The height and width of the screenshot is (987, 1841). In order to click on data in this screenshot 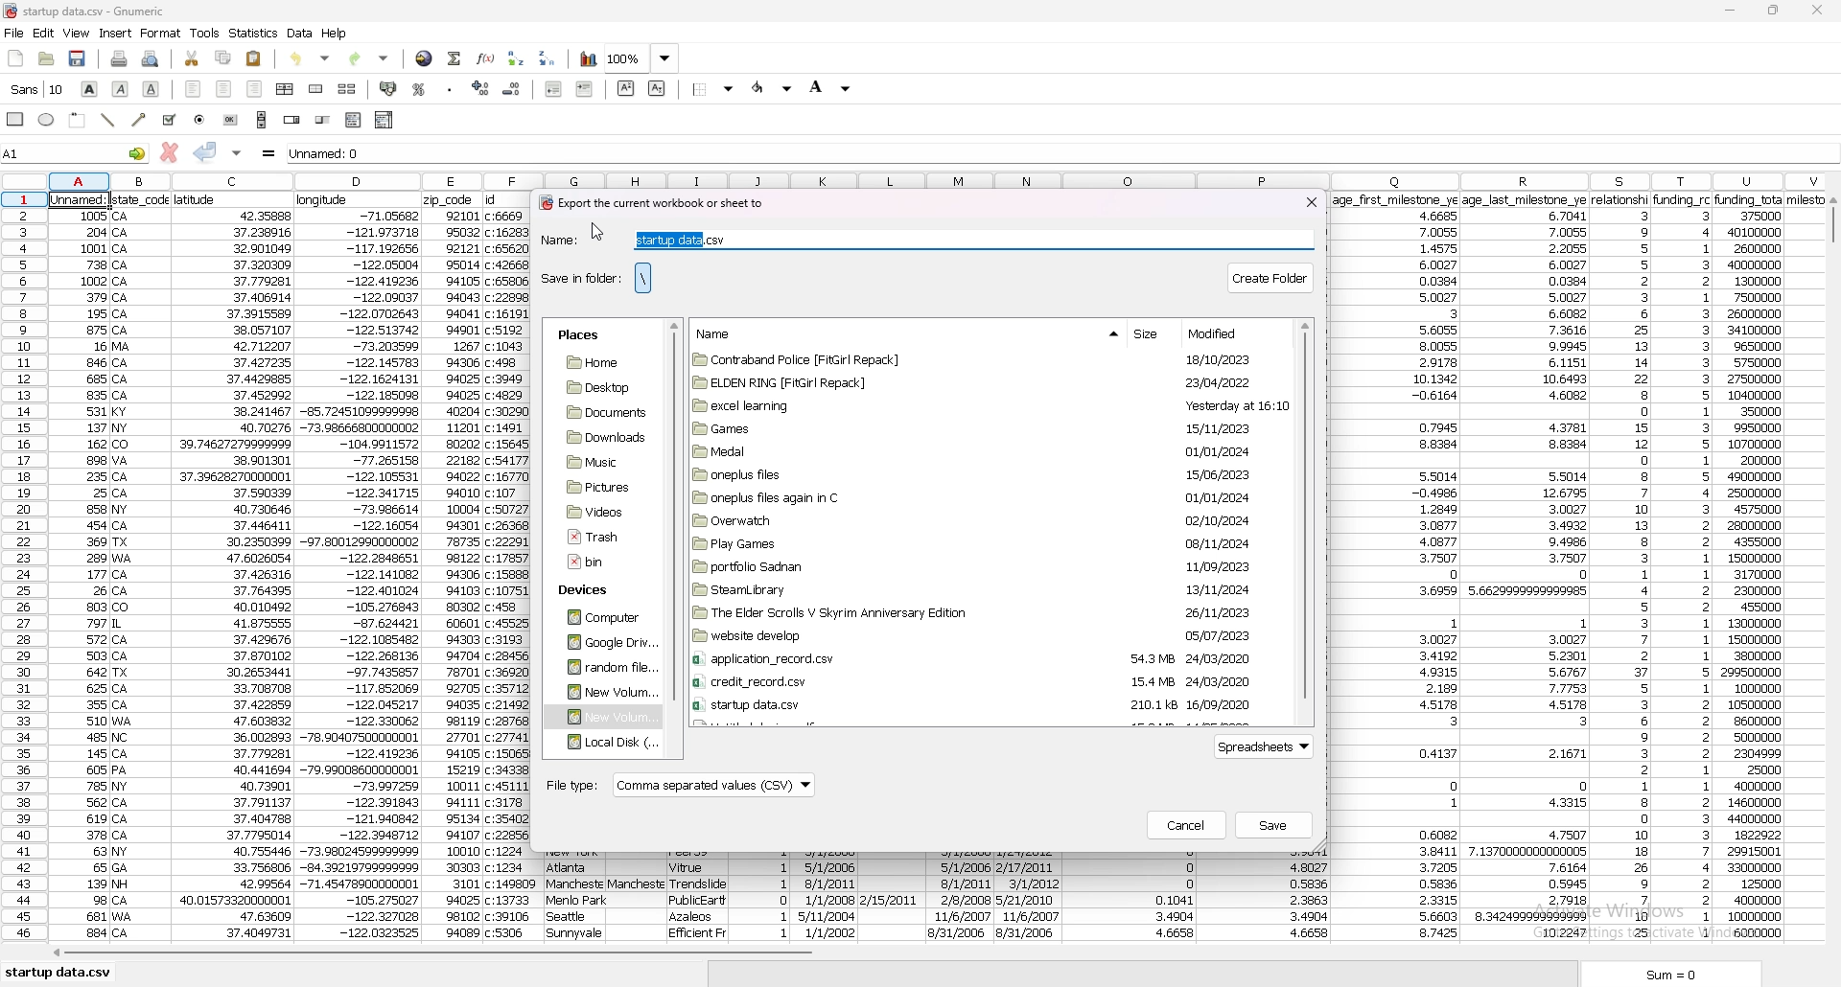, I will do `click(827, 893)`.